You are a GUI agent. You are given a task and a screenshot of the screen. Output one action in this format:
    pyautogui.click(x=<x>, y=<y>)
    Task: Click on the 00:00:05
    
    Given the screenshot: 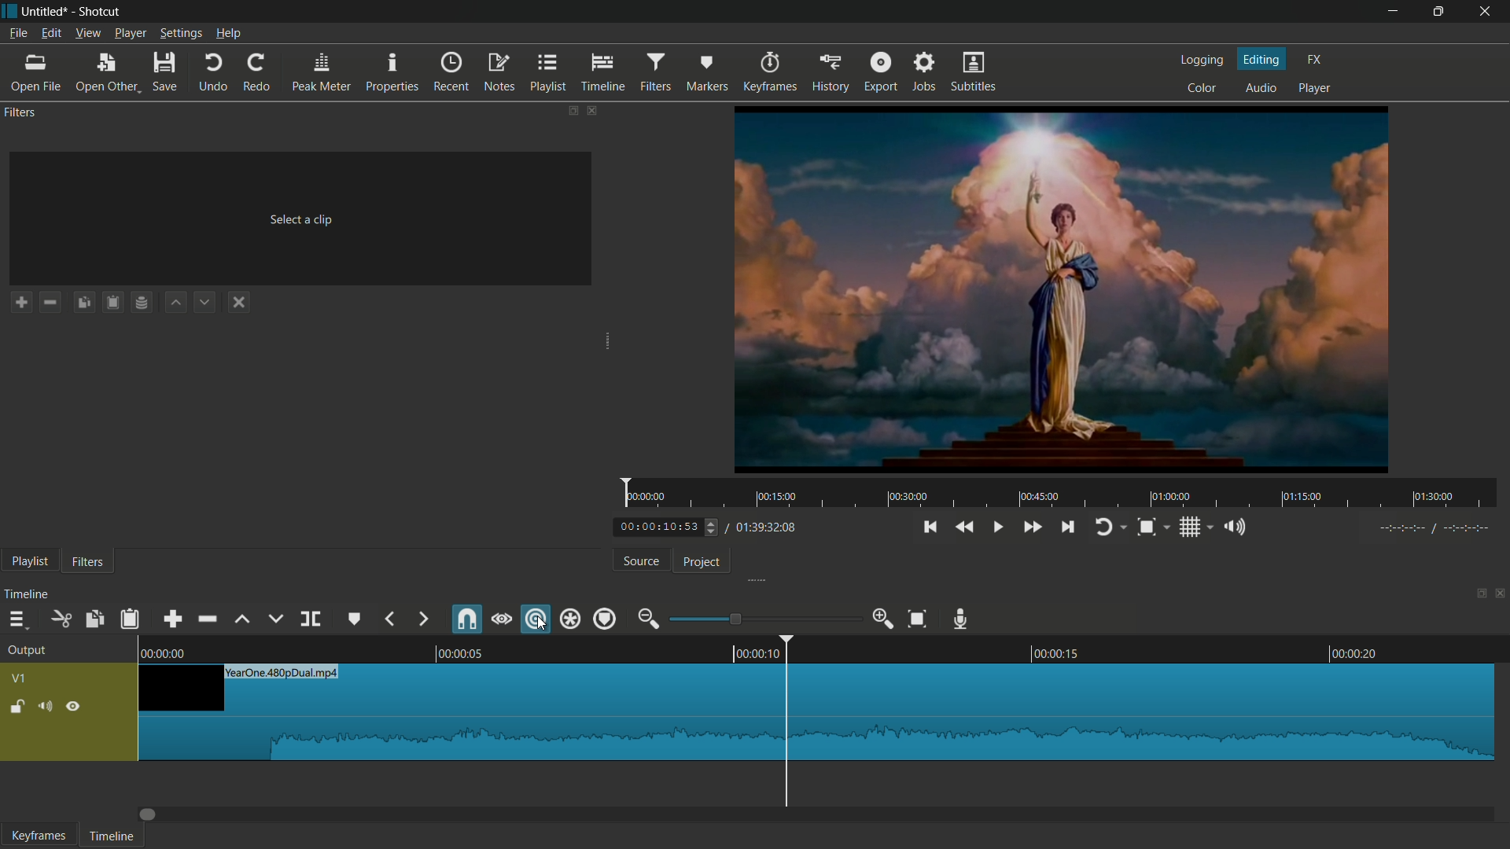 What is the action you would take?
    pyautogui.click(x=459, y=653)
    